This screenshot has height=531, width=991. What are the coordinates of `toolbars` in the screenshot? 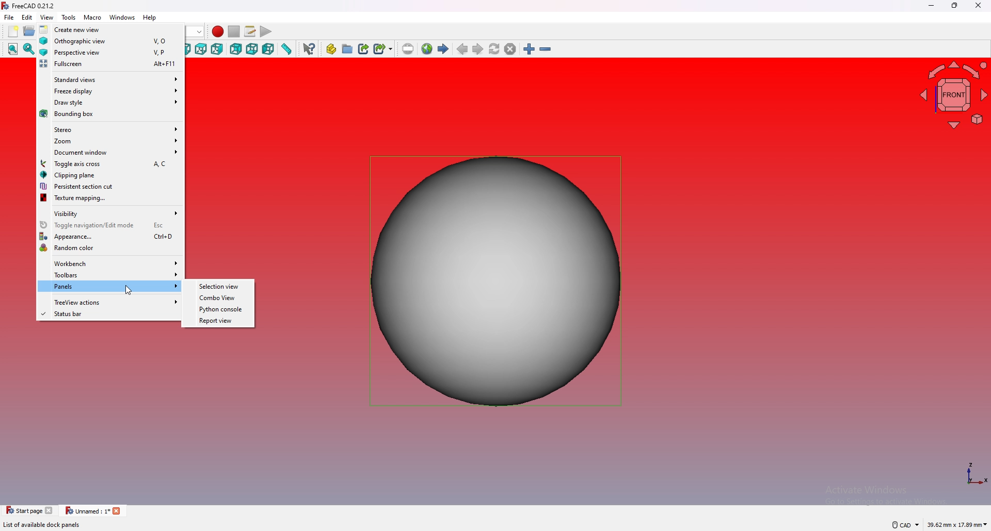 It's located at (110, 275).